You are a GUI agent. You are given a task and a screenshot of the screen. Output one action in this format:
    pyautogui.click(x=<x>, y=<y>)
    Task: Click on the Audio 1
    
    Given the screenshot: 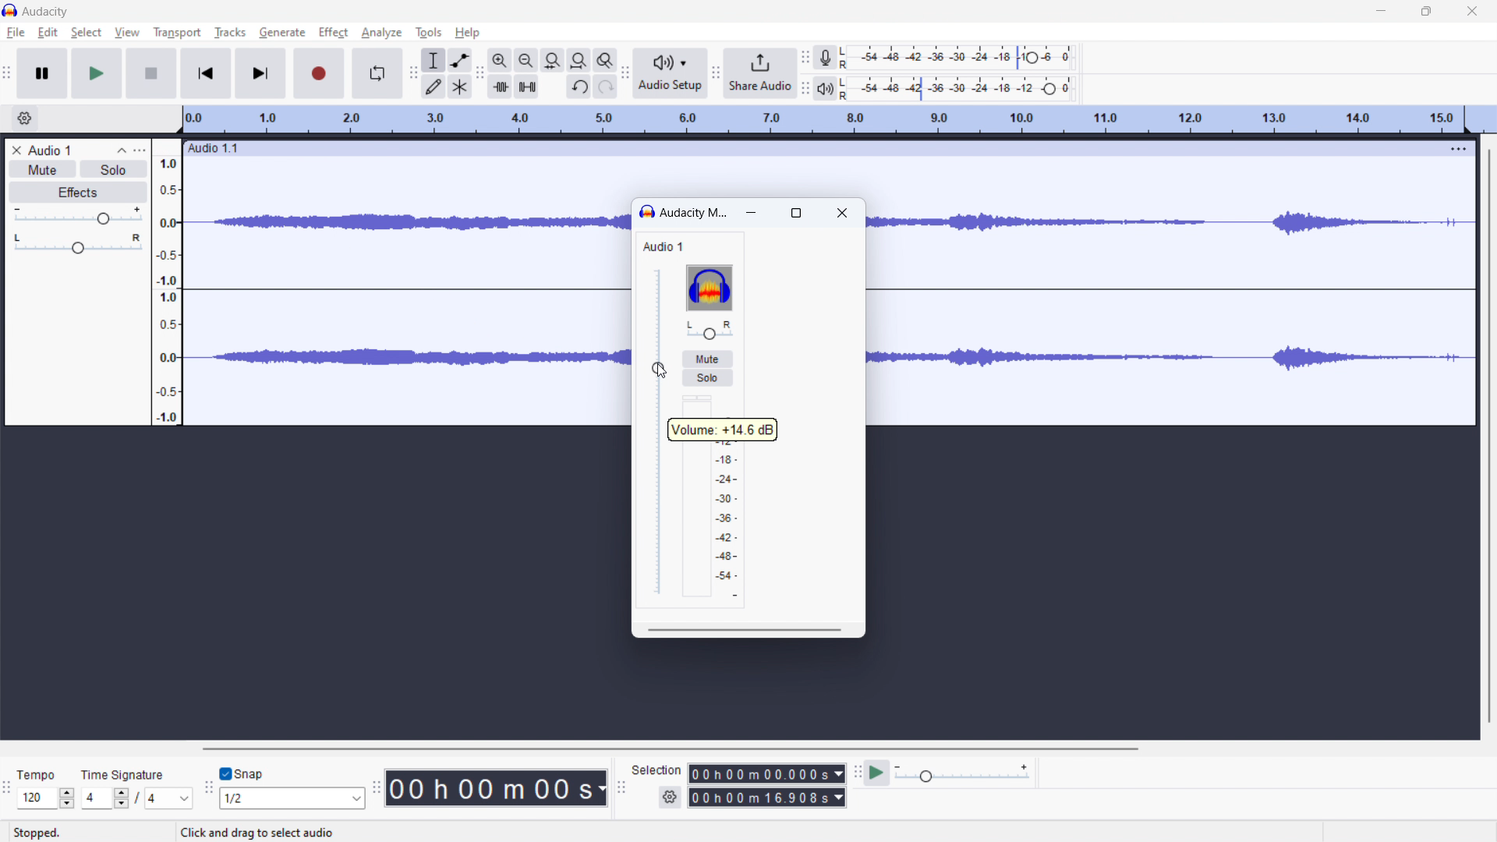 What is the action you would take?
    pyautogui.click(x=672, y=246)
    